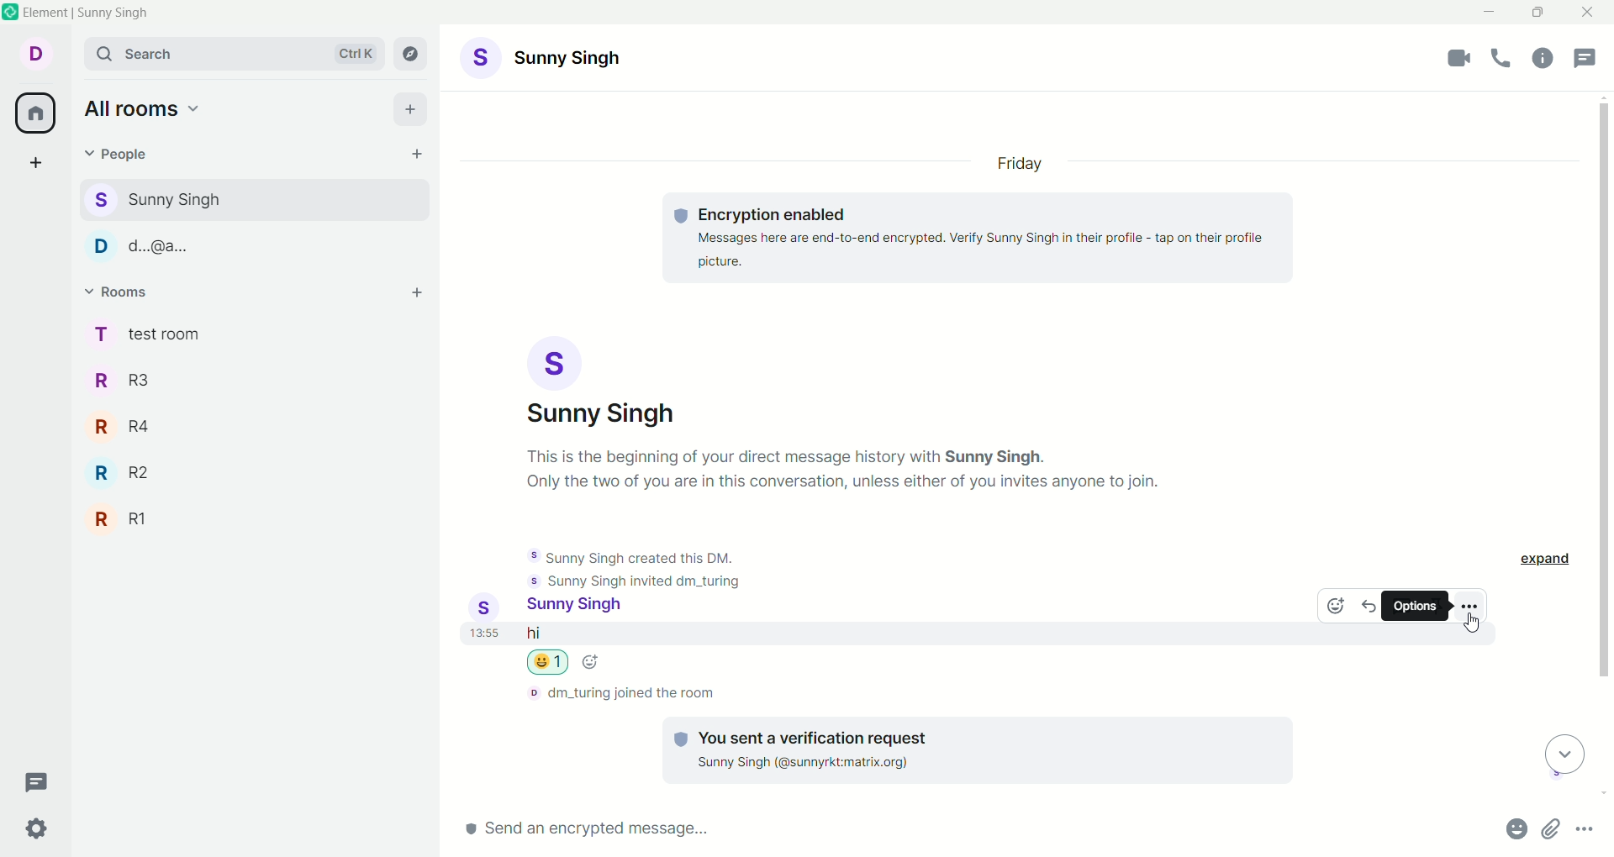 The height and width of the screenshot is (857, 1614). Describe the element at coordinates (1553, 830) in the screenshot. I see `attachments` at that location.